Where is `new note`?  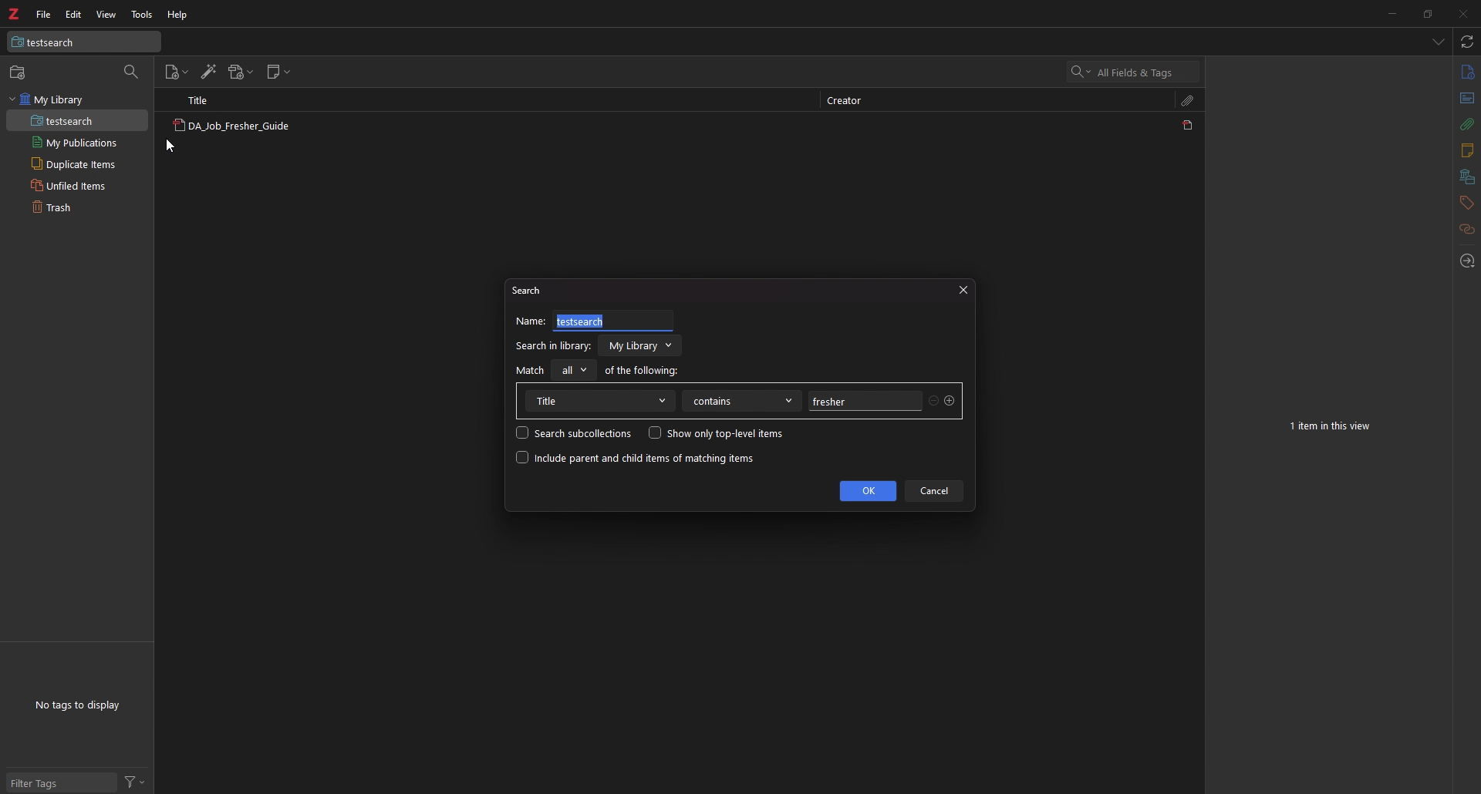
new note is located at coordinates (278, 72).